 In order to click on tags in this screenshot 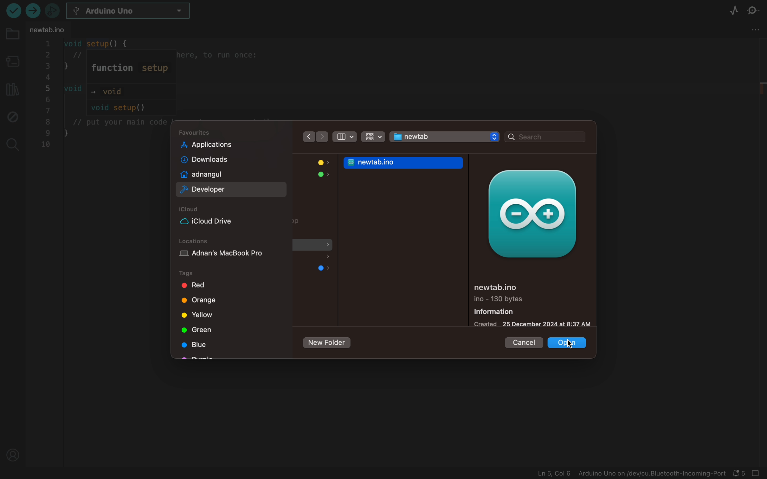, I will do `click(201, 314)`.